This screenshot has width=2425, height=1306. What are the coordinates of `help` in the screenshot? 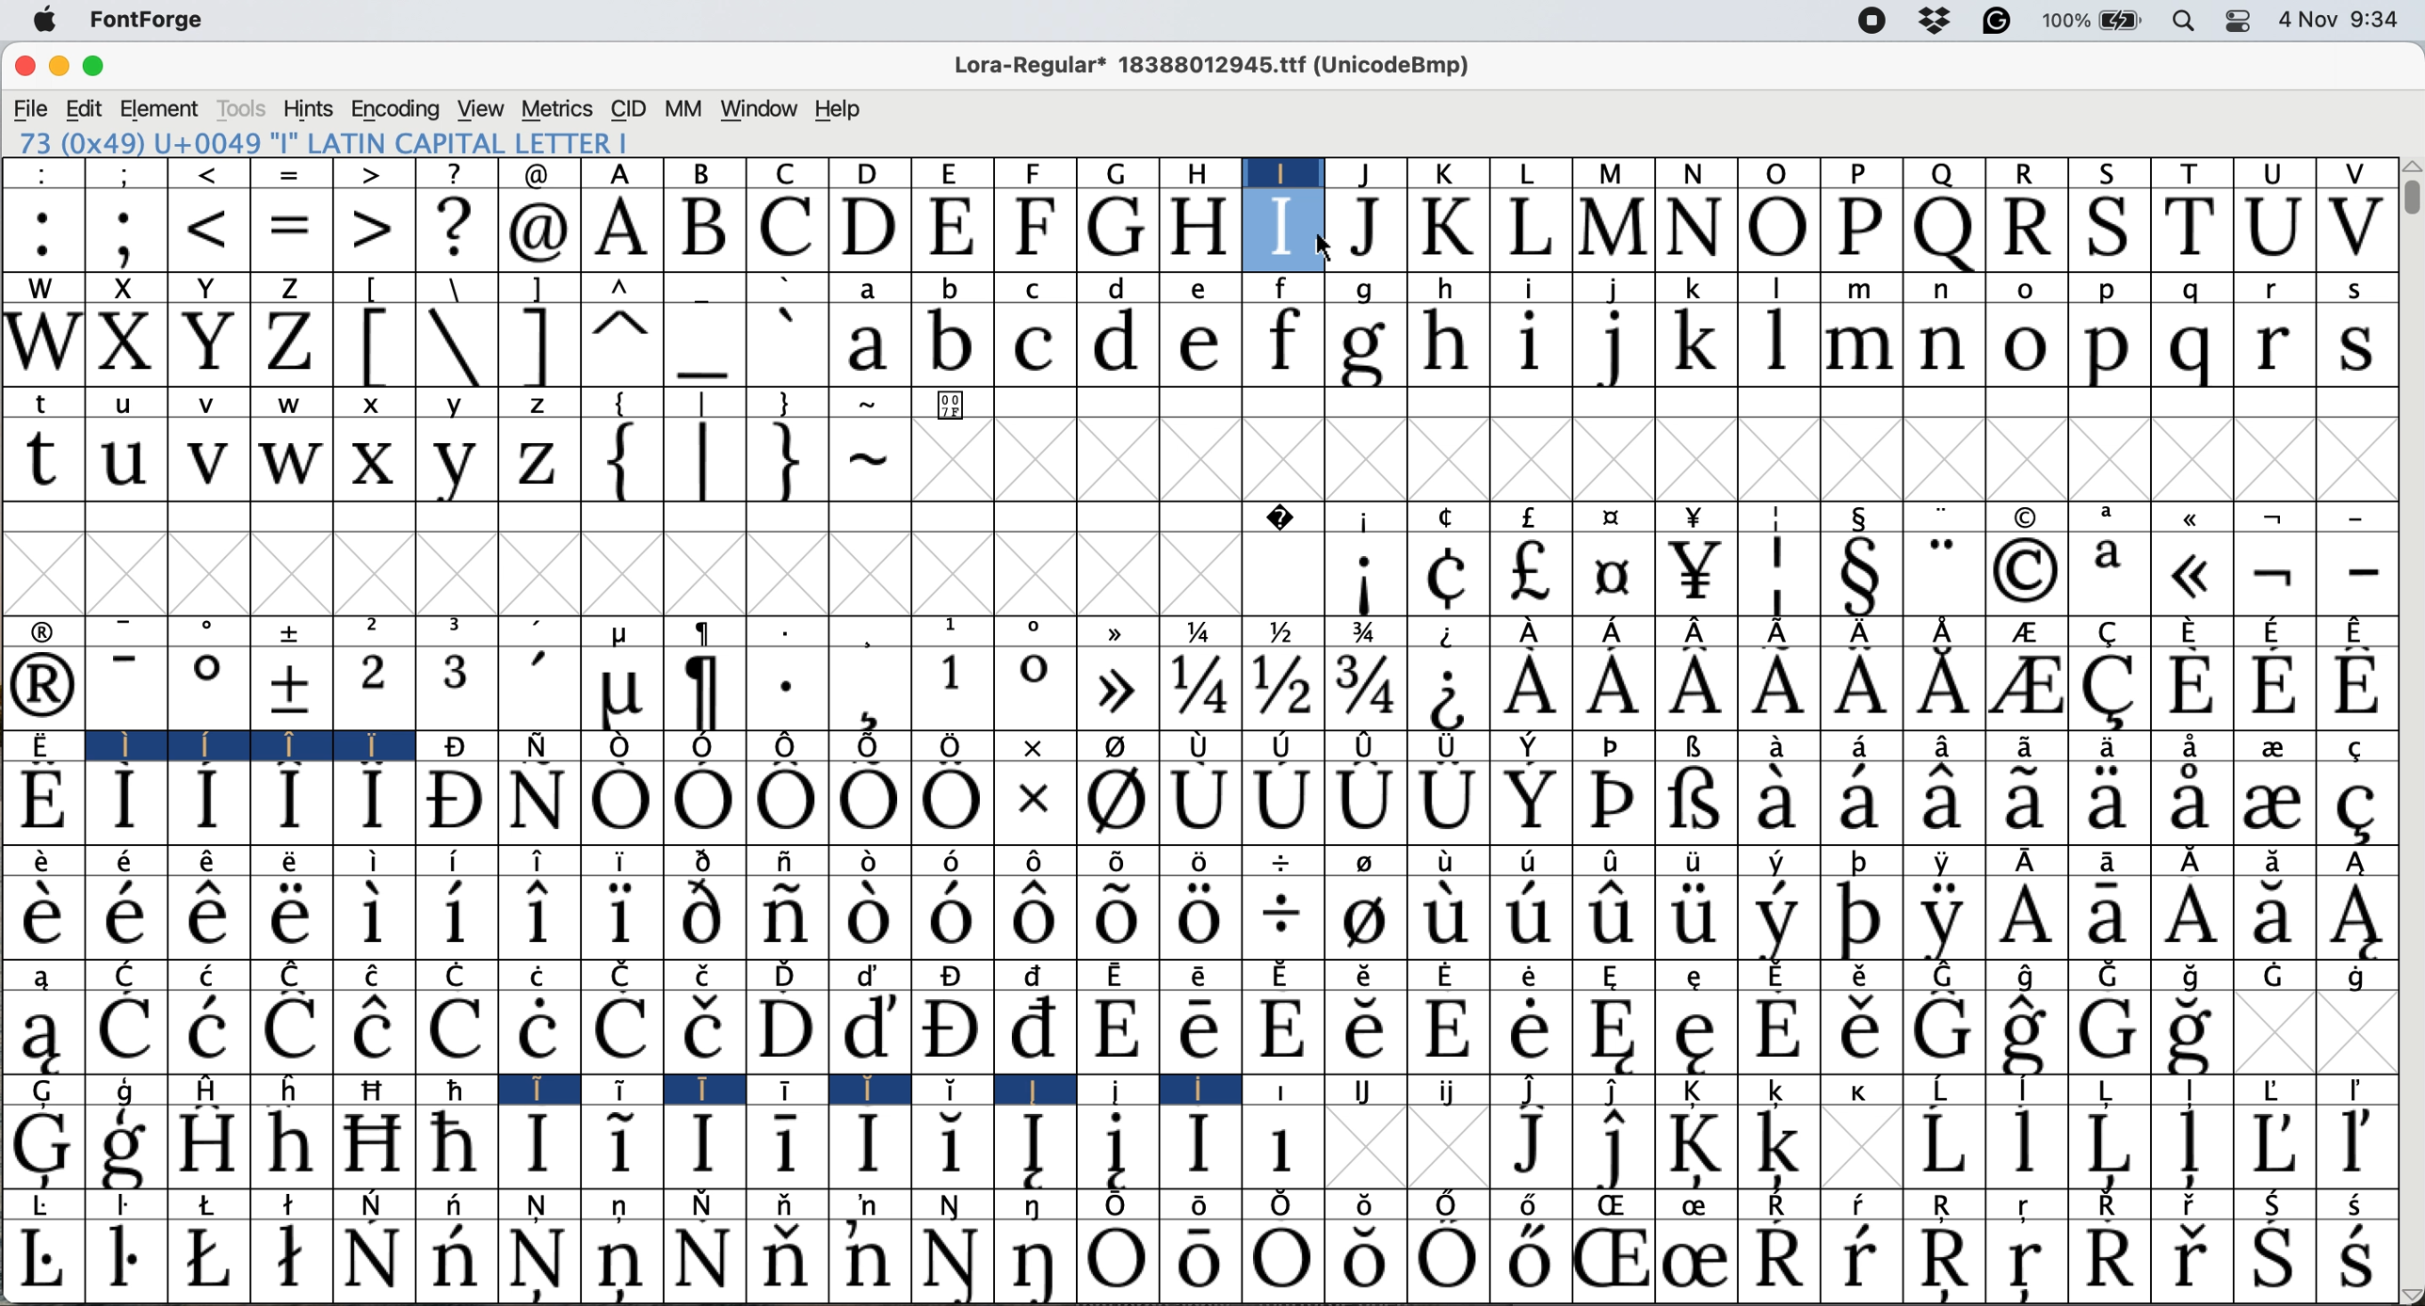 It's located at (835, 109).